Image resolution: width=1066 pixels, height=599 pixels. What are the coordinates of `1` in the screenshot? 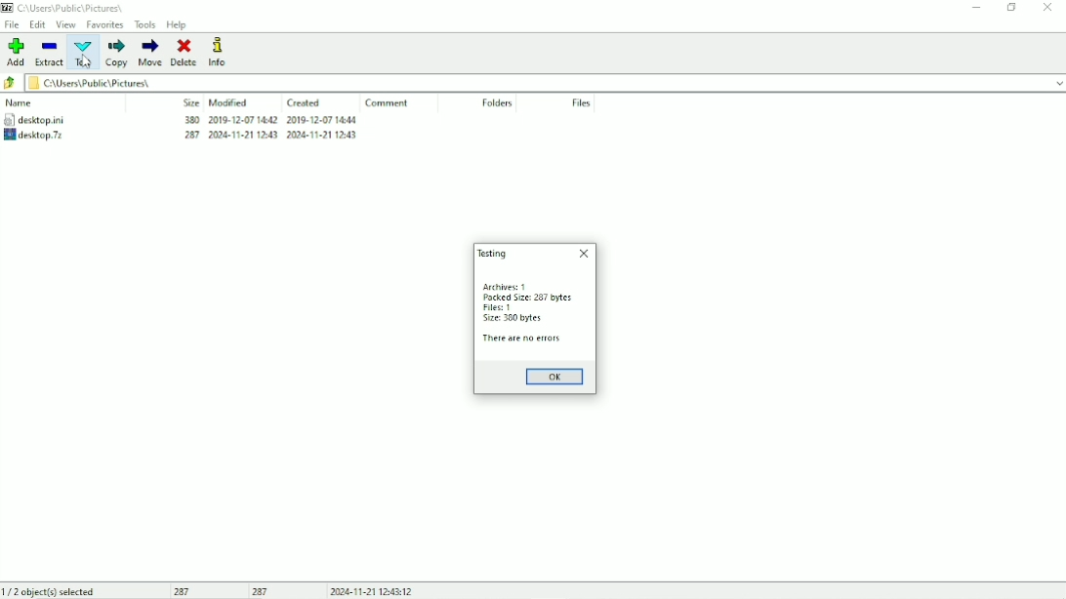 It's located at (526, 287).